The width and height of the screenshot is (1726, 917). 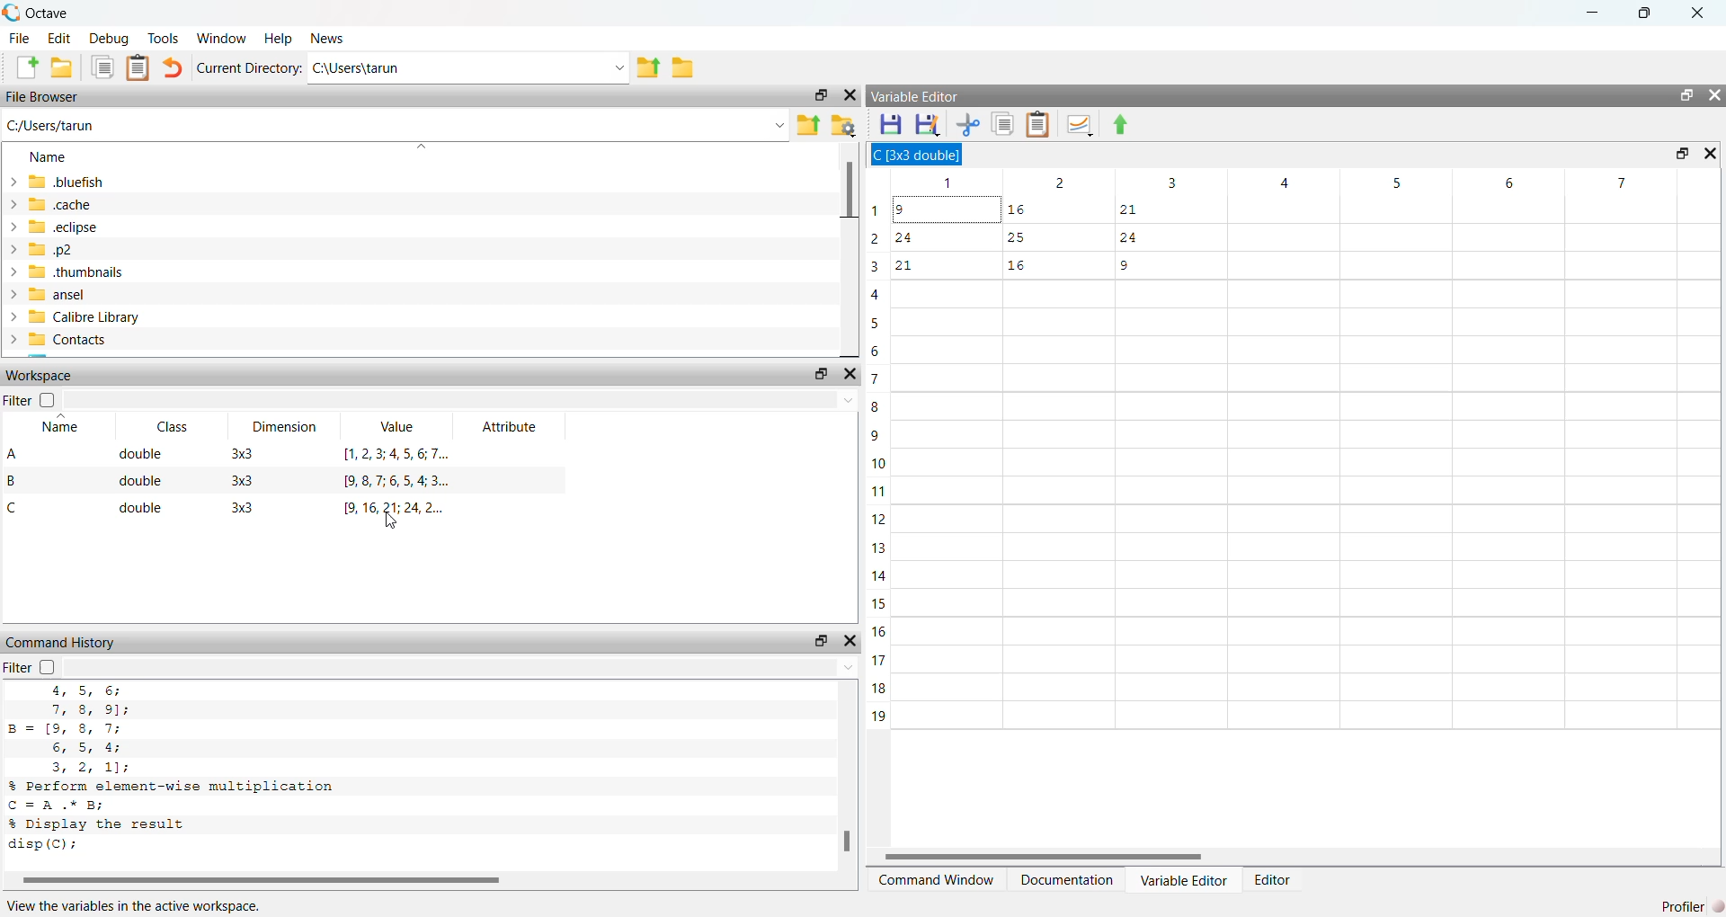 What do you see at coordinates (1287, 180) in the screenshot?
I see `Columns` at bounding box center [1287, 180].